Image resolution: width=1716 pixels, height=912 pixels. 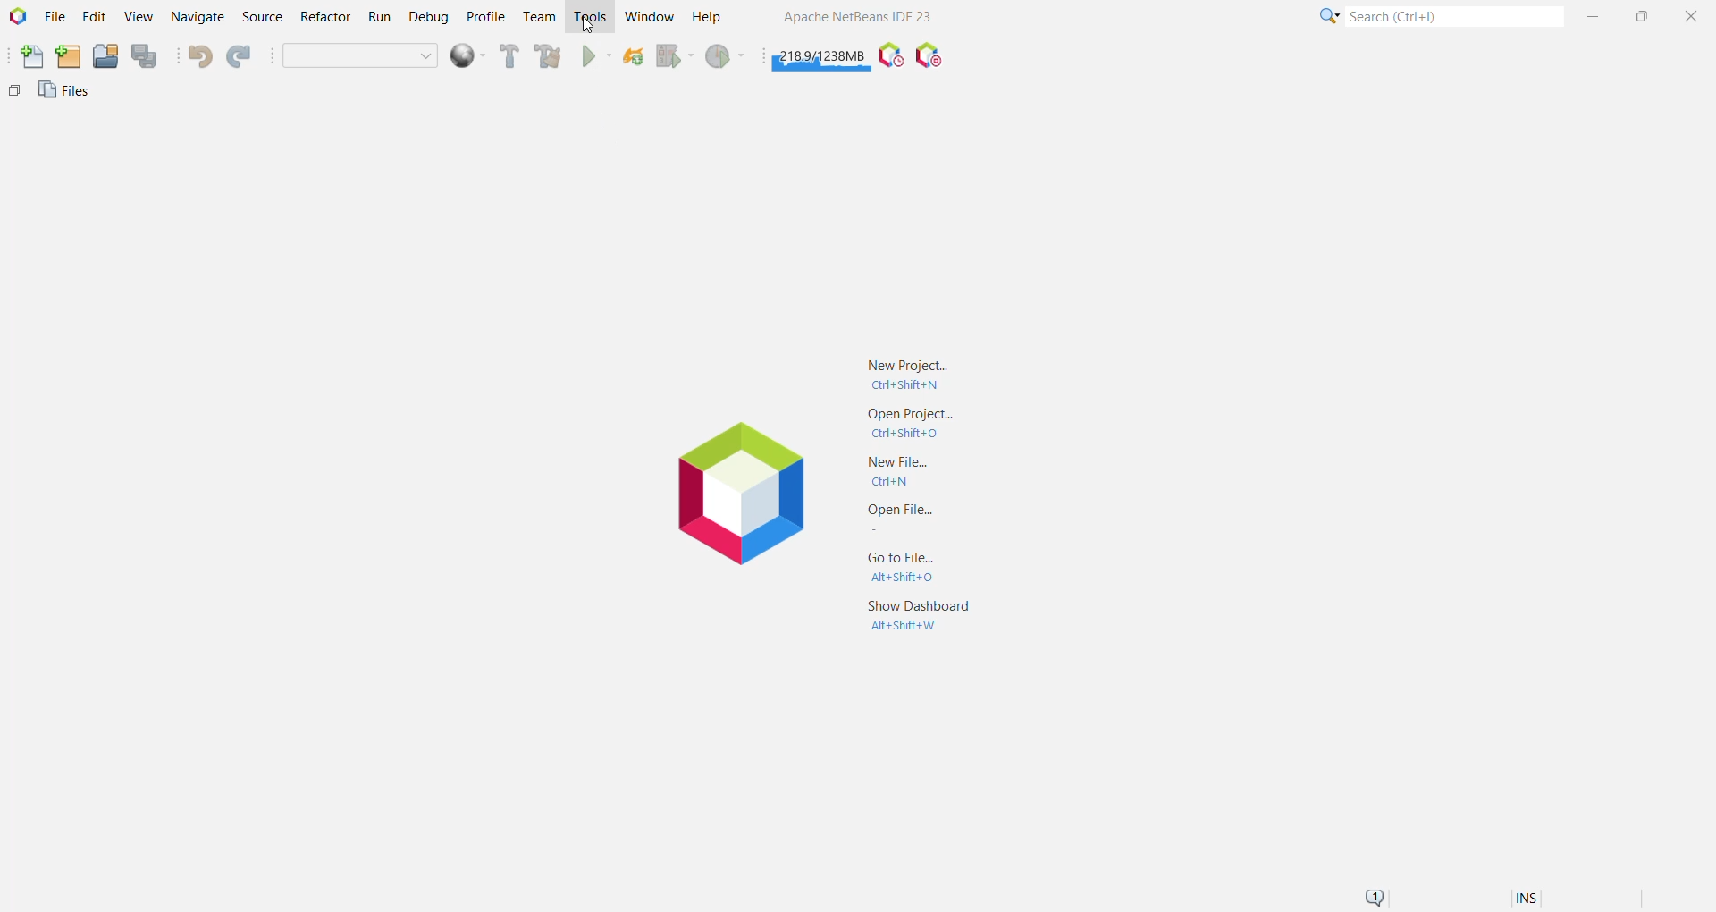 I want to click on Application name and Version, so click(x=855, y=20).